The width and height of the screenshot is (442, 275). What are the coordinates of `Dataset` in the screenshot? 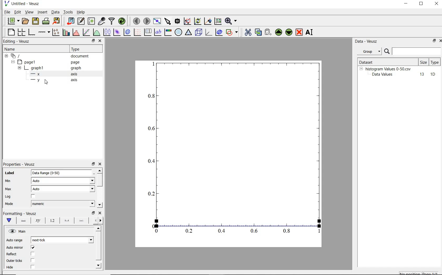 It's located at (375, 61).